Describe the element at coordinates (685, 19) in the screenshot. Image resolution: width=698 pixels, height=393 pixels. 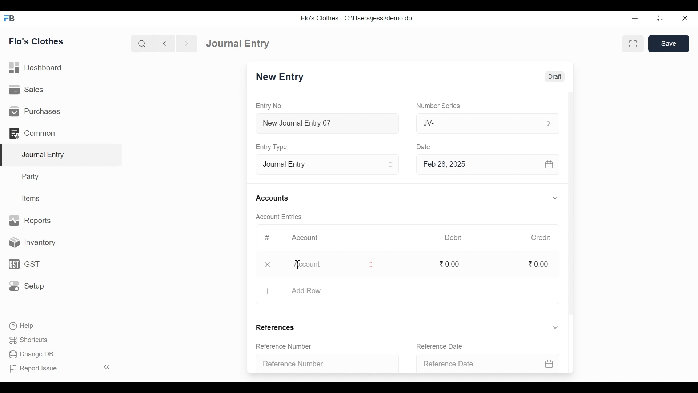
I see `Close` at that location.